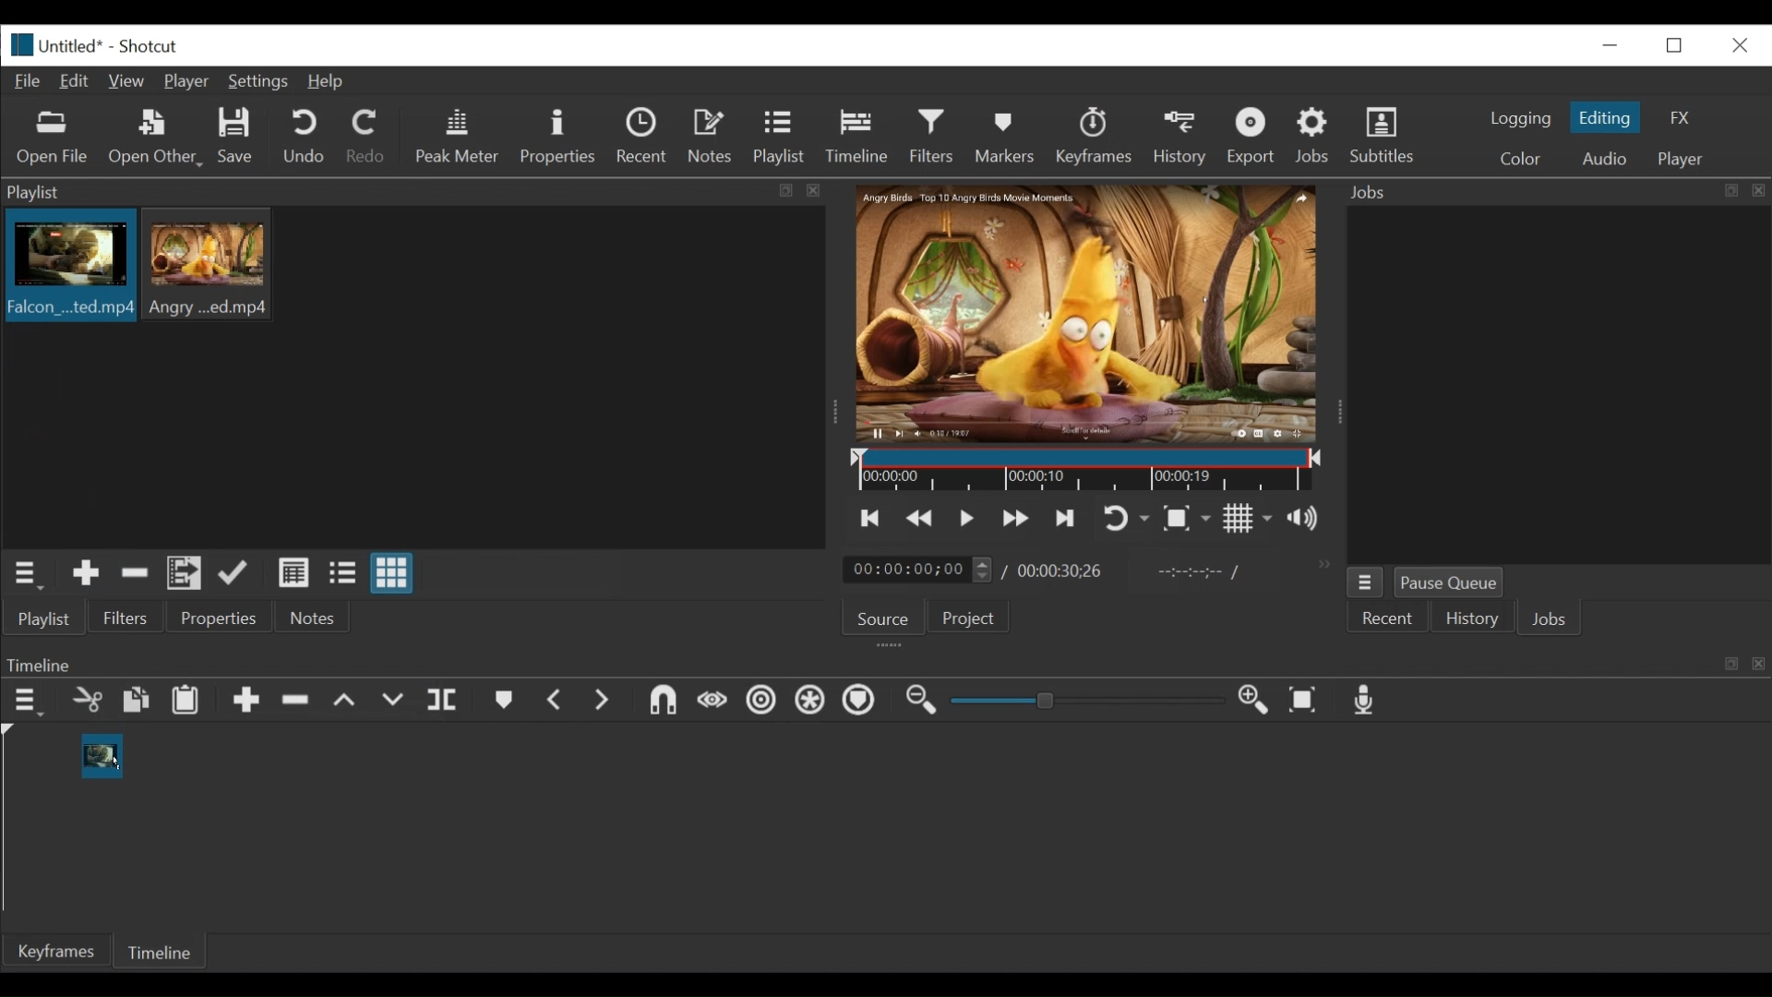 Image resolution: width=1772 pixels, height=997 pixels. Describe the element at coordinates (968, 518) in the screenshot. I see `Toggle play or pause` at that location.